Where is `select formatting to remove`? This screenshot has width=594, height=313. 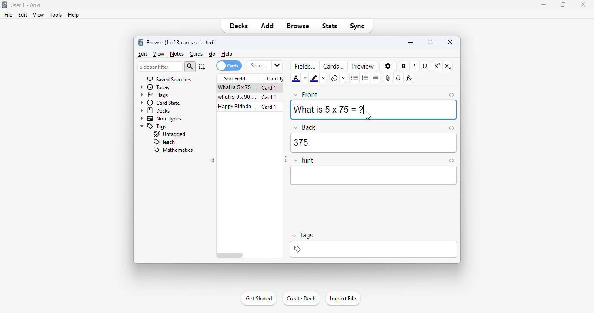 select formatting to remove is located at coordinates (343, 79).